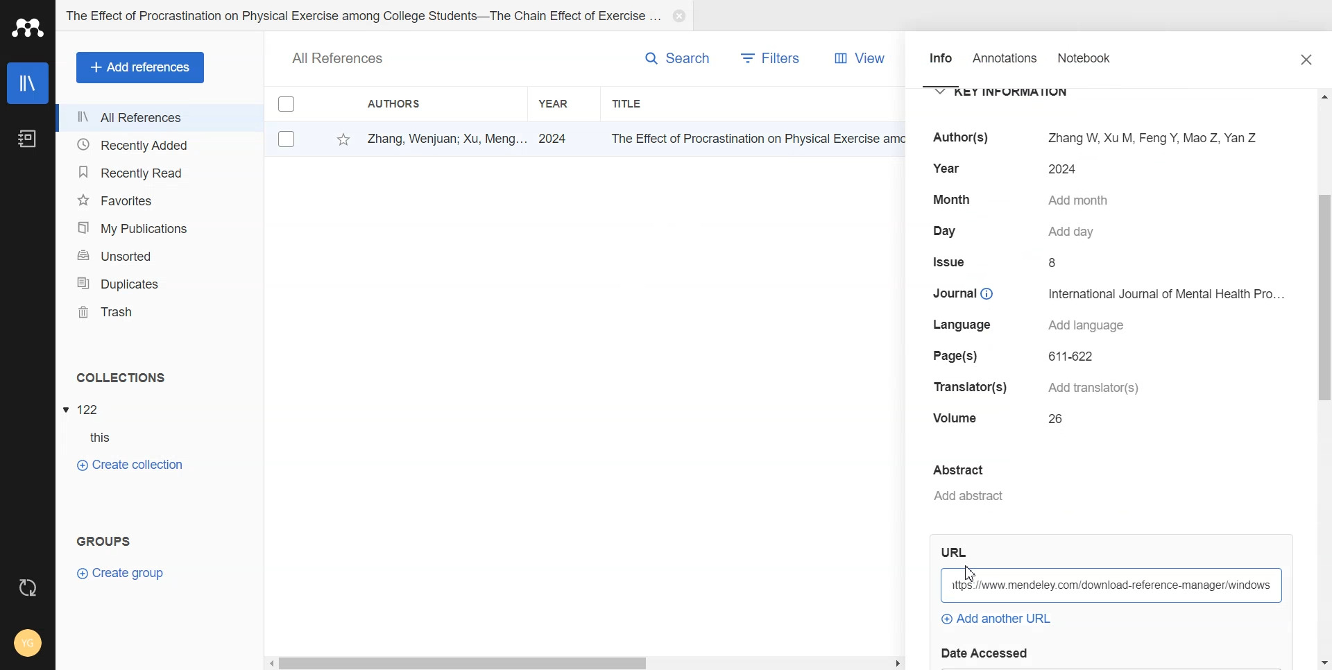 This screenshot has height=670, width=1332. What do you see at coordinates (1007, 63) in the screenshot?
I see `Annotation` at bounding box center [1007, 63].